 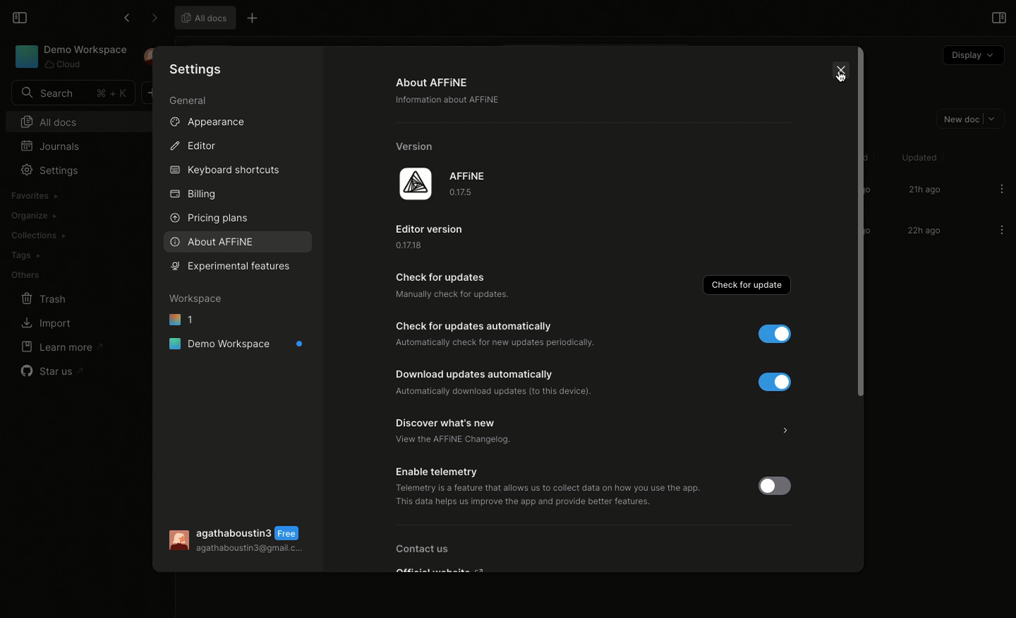 I want to click on Learn more, so click(x=61, y=346).